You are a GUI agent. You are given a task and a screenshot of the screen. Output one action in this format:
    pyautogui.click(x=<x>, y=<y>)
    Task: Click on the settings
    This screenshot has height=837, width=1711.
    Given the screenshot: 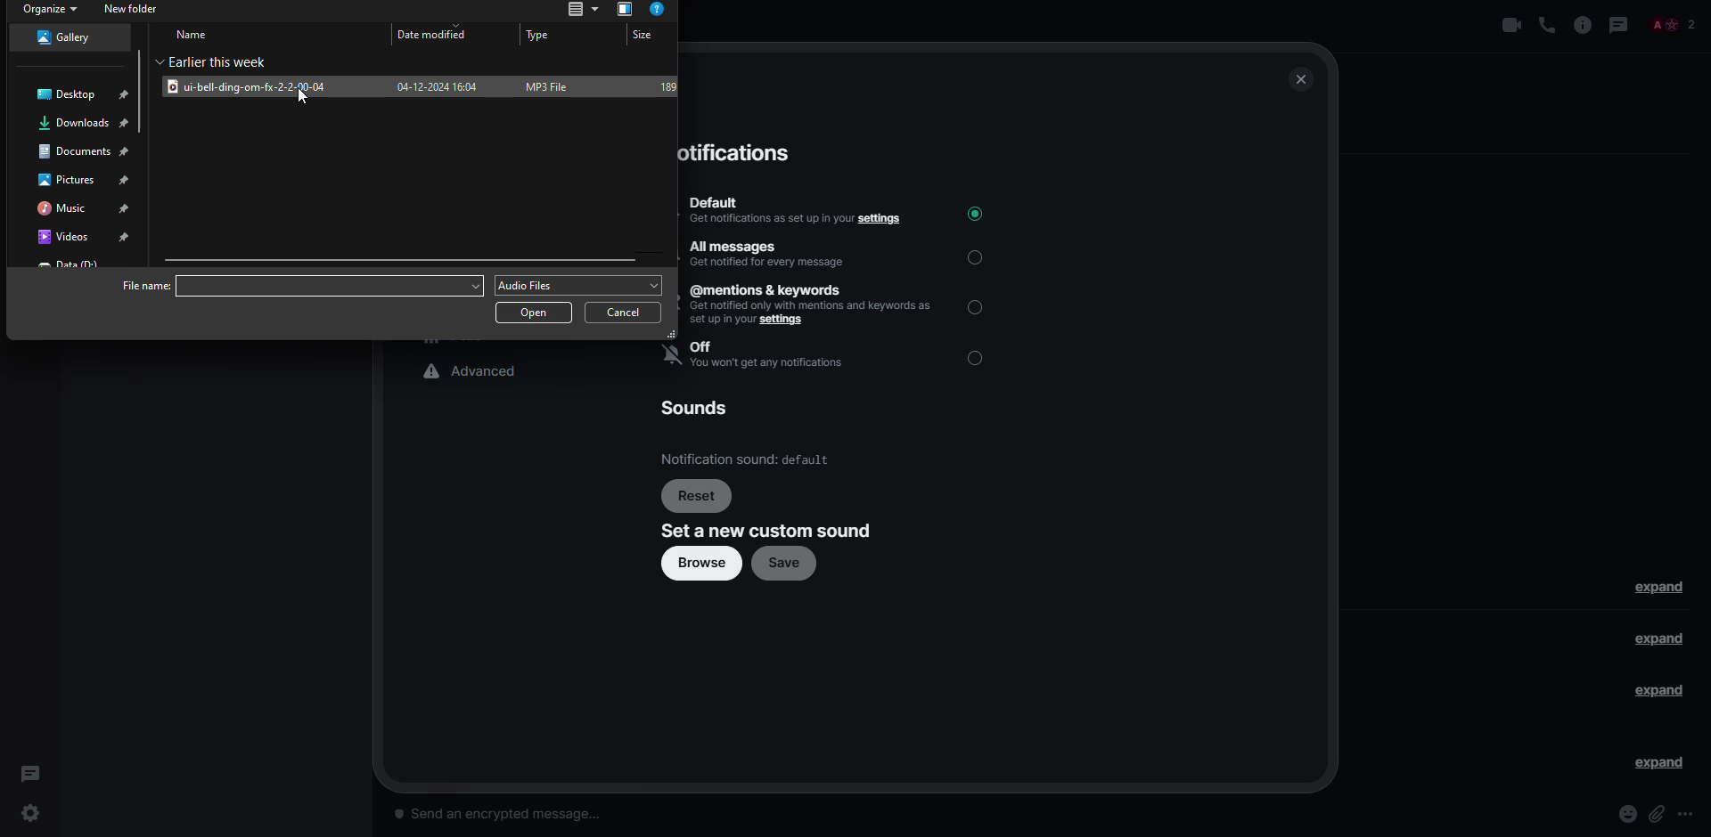 What is the action you would take?
    pyautogui.click(x=36, y=815)
    